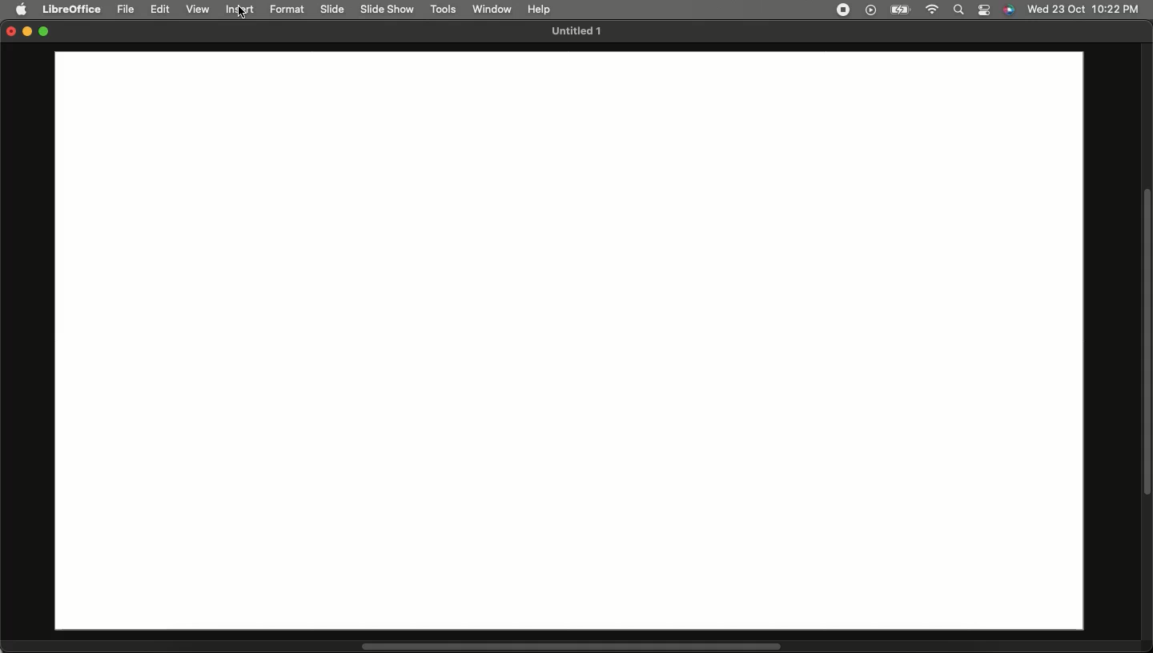 The width and height of the screenshot is (1153, 653). Describe the element at coordinates (334, 10) in the screenshot. I see `Slide` at that location.